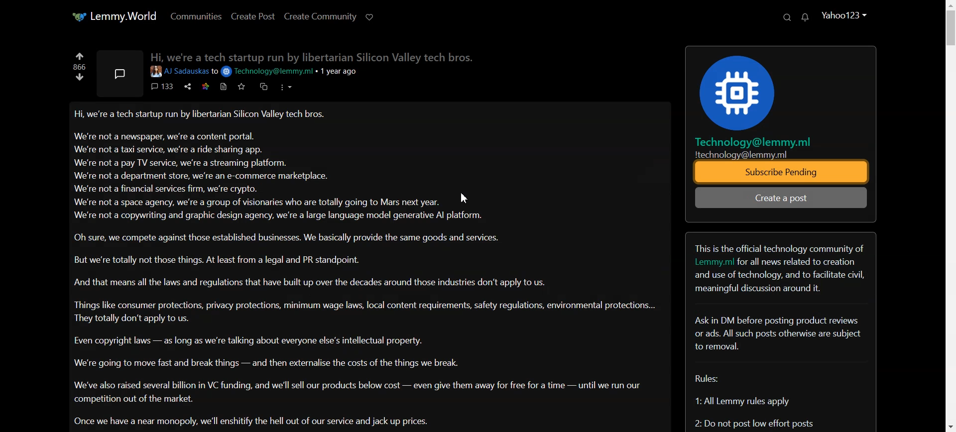 Image resolution: width=956 pixels, height=432 pixels. Describe the element at coordinates (79, 67) in the screenshot. I see `866` at that location.